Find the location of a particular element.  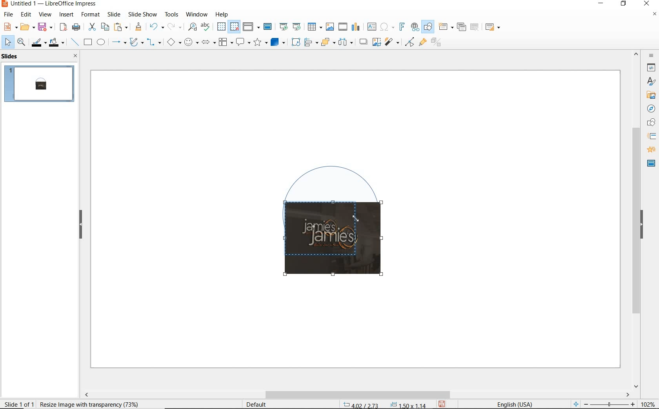

display/snap grid is located at coordinates (227, 27).